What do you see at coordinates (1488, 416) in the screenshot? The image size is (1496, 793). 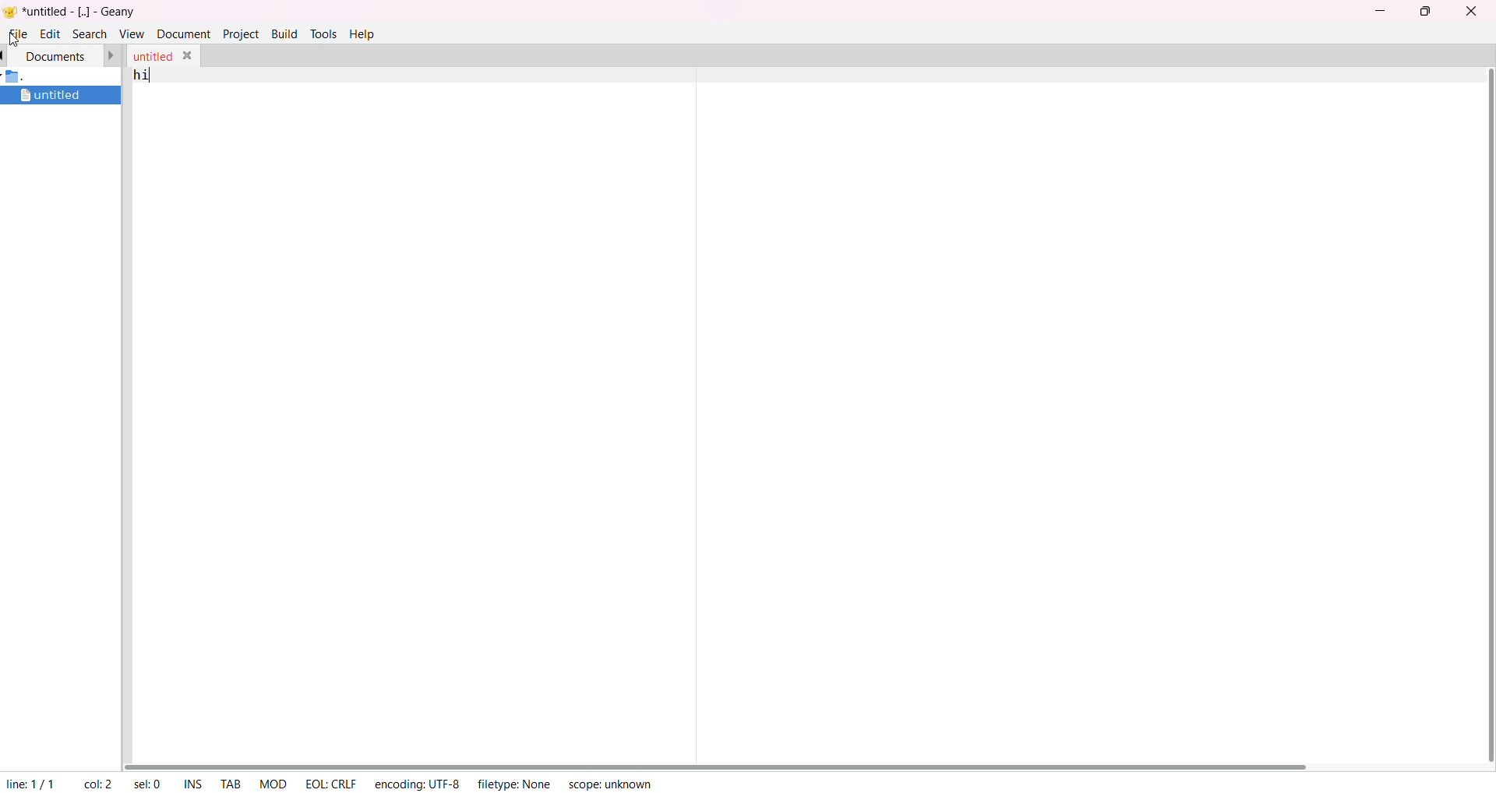 I see `scroll bar` at bounding box center [1488, 416].